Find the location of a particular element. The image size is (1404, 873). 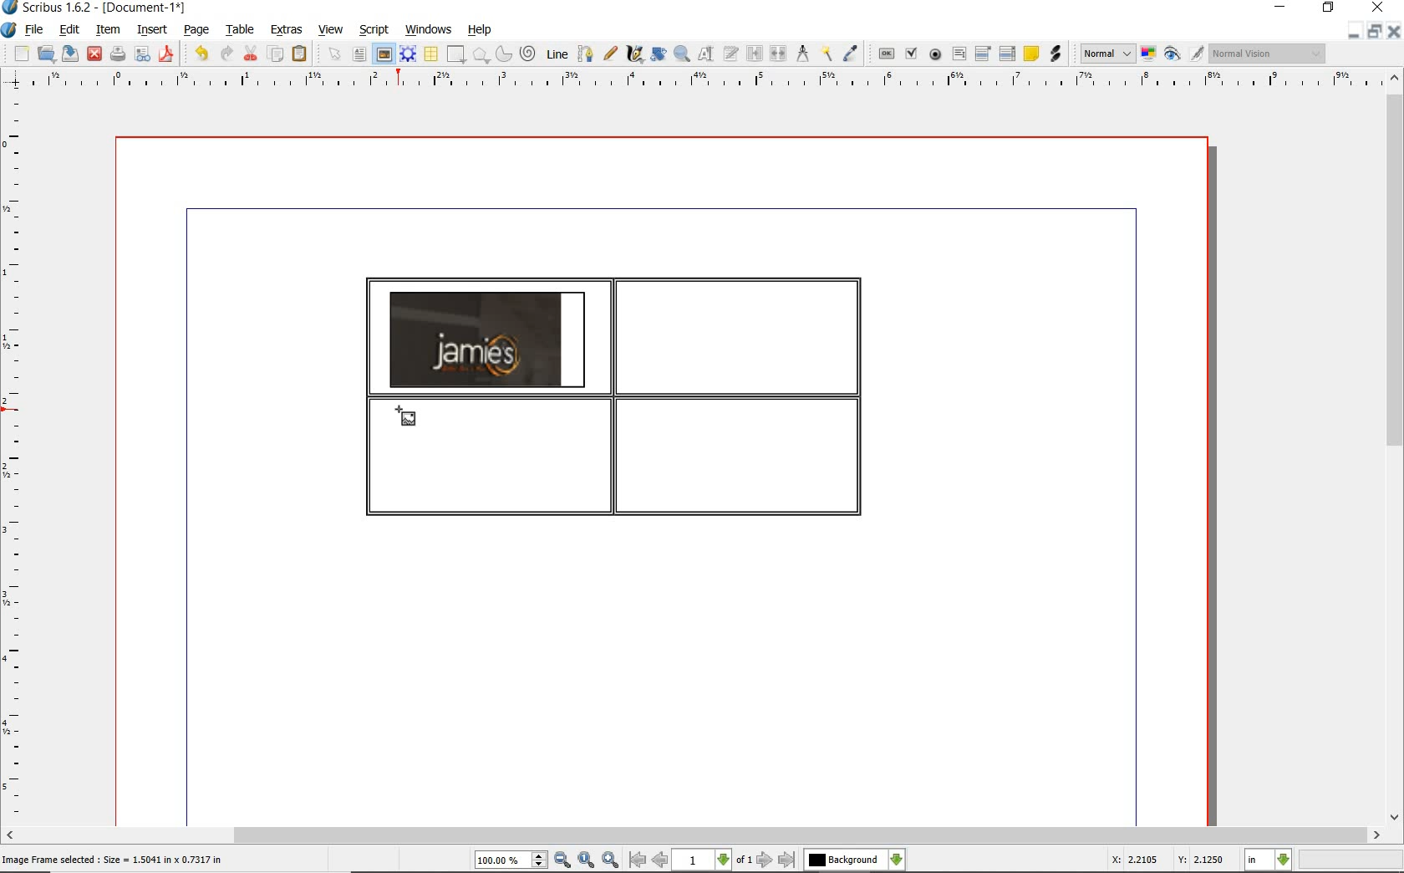

go to next page is located at coordinates (765, 860).